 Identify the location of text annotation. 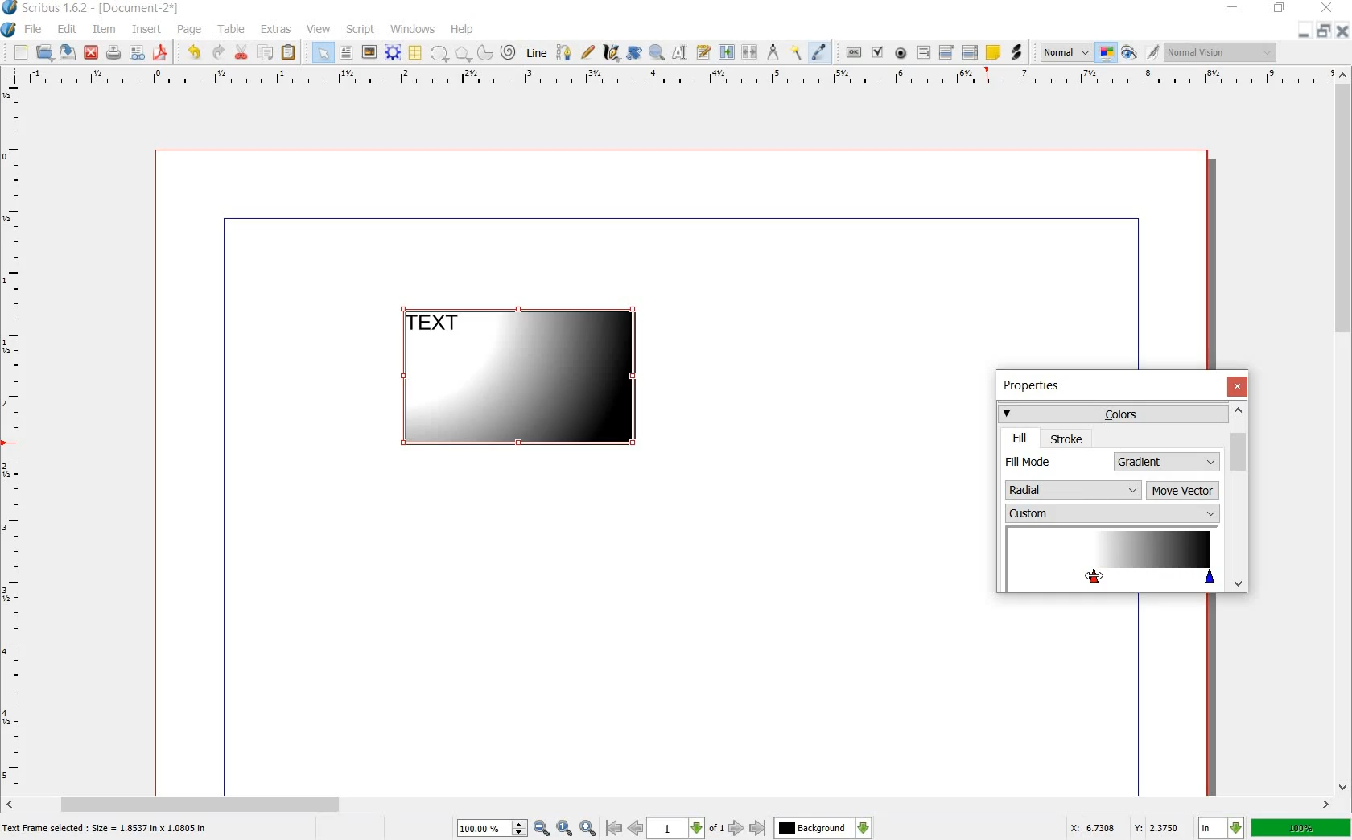
(993, 52).